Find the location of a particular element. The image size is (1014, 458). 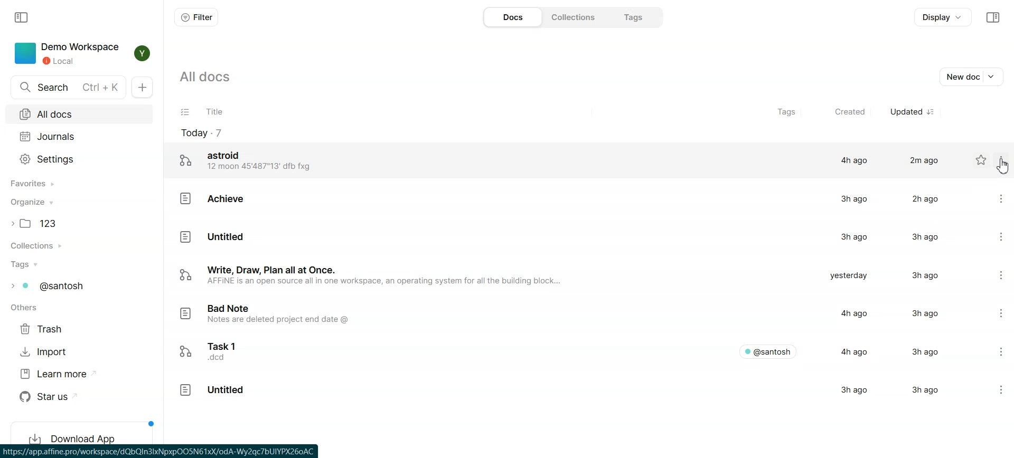

Cursor on options is located at coordinates (1002, 166).